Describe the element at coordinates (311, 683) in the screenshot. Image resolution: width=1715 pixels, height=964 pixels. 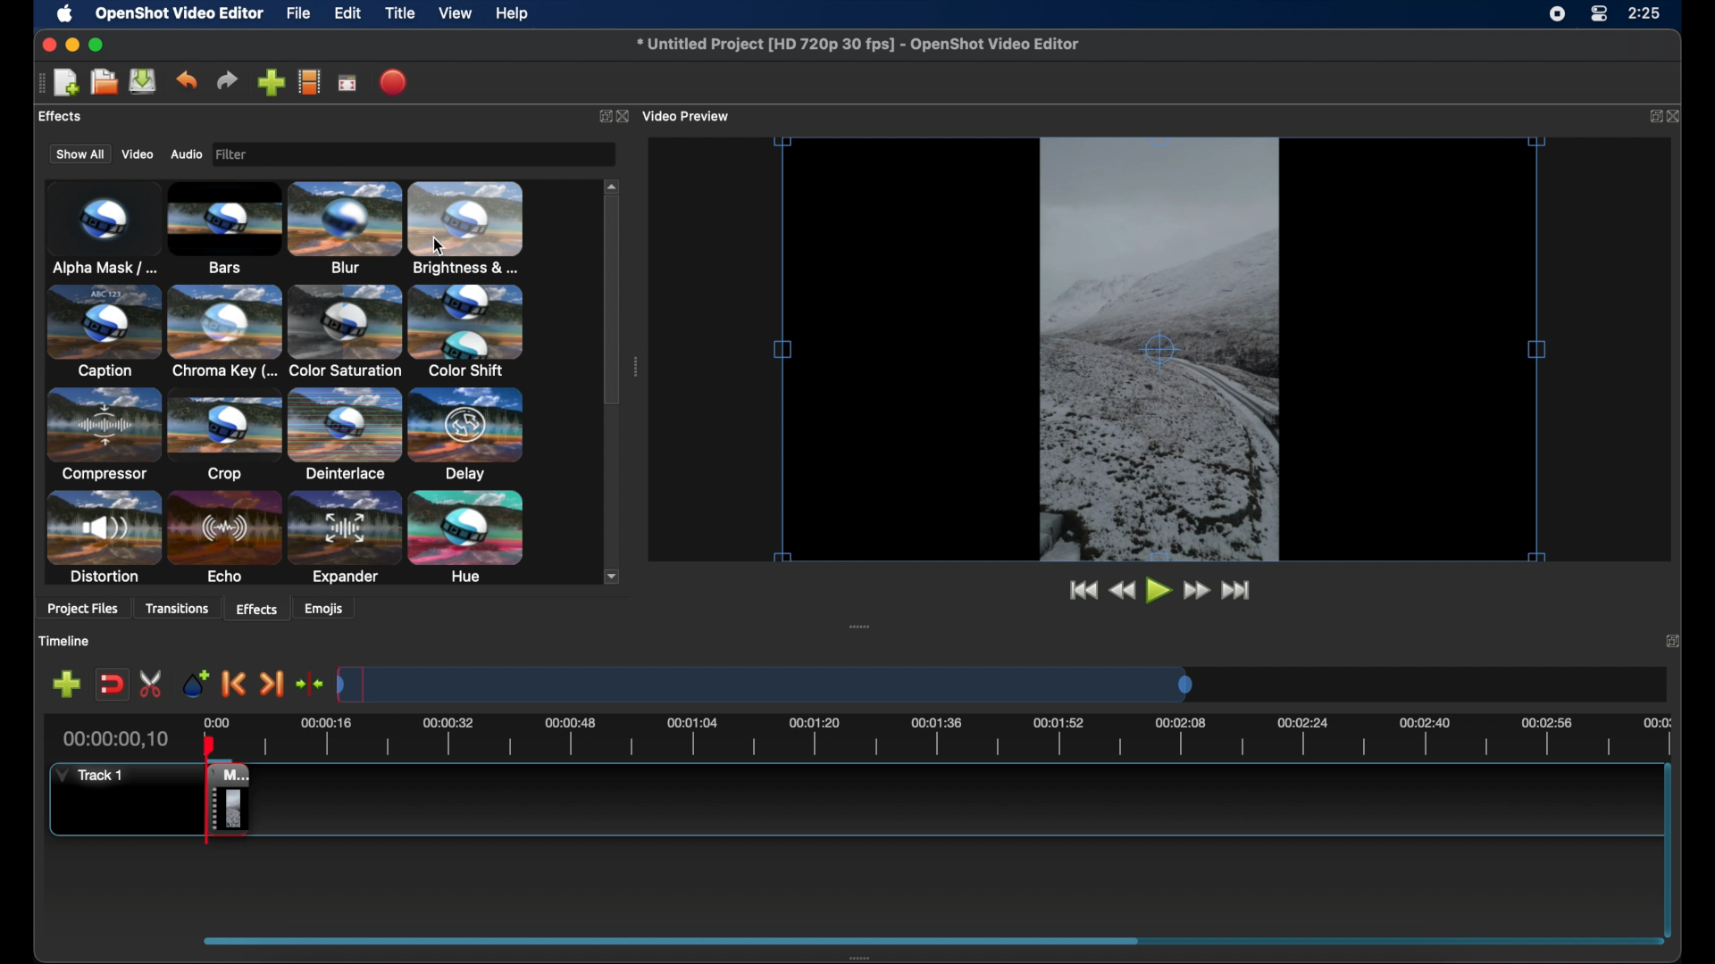
I see `center playhead on the timeline` at that location.